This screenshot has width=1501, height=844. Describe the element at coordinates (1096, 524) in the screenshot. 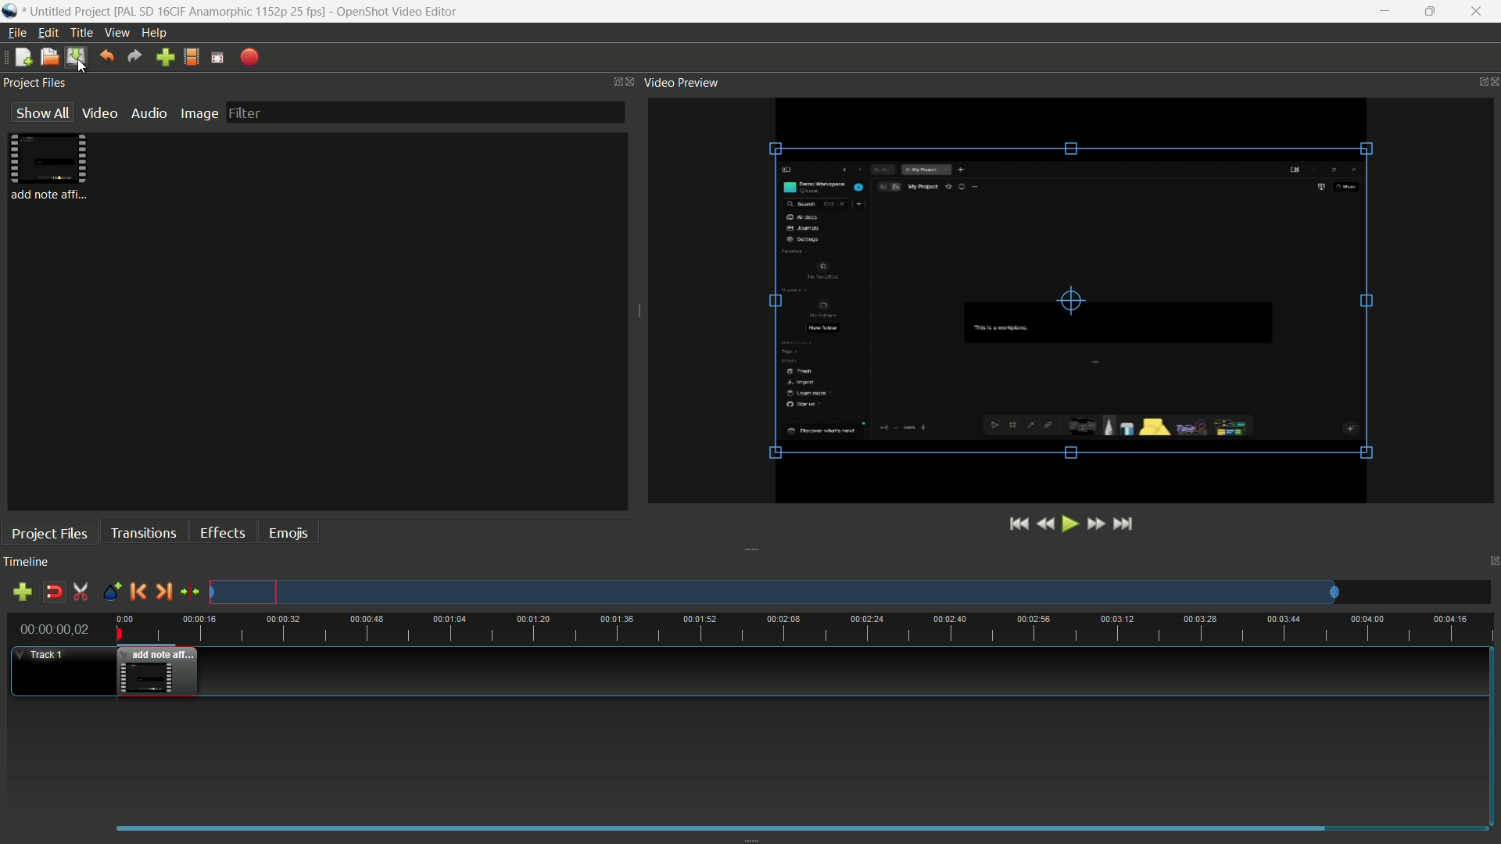

I see `fast forward` at that location.